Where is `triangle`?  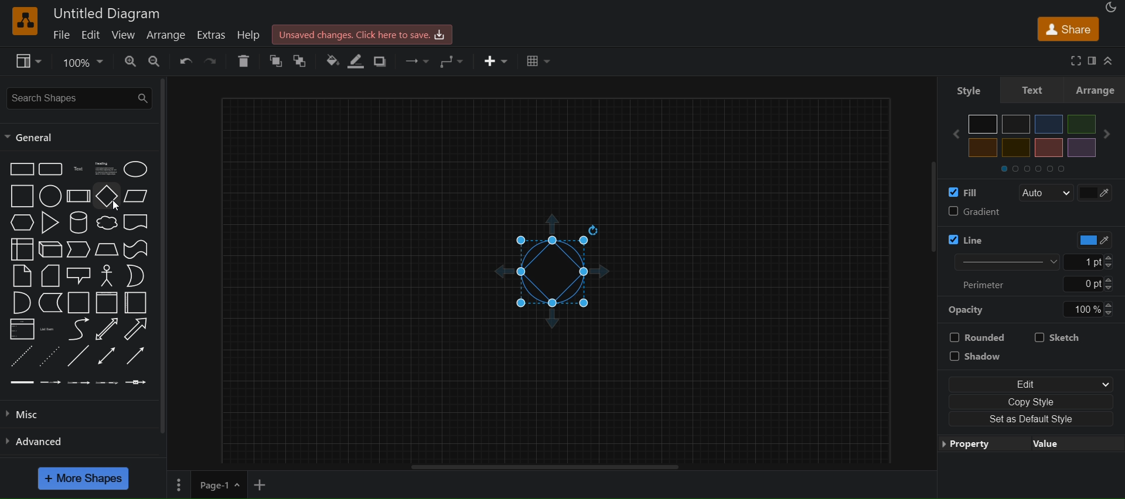
triangle is located at coordinates (52, 223).